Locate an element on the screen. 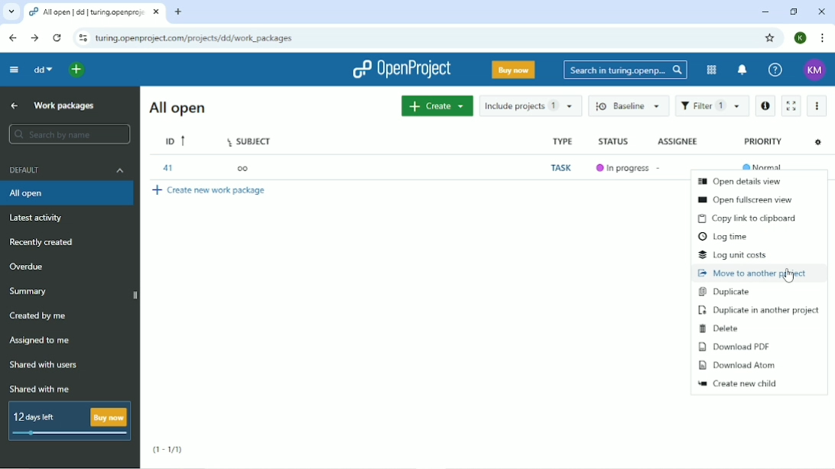  Open quick add menu is located at coordinates (77, 71).